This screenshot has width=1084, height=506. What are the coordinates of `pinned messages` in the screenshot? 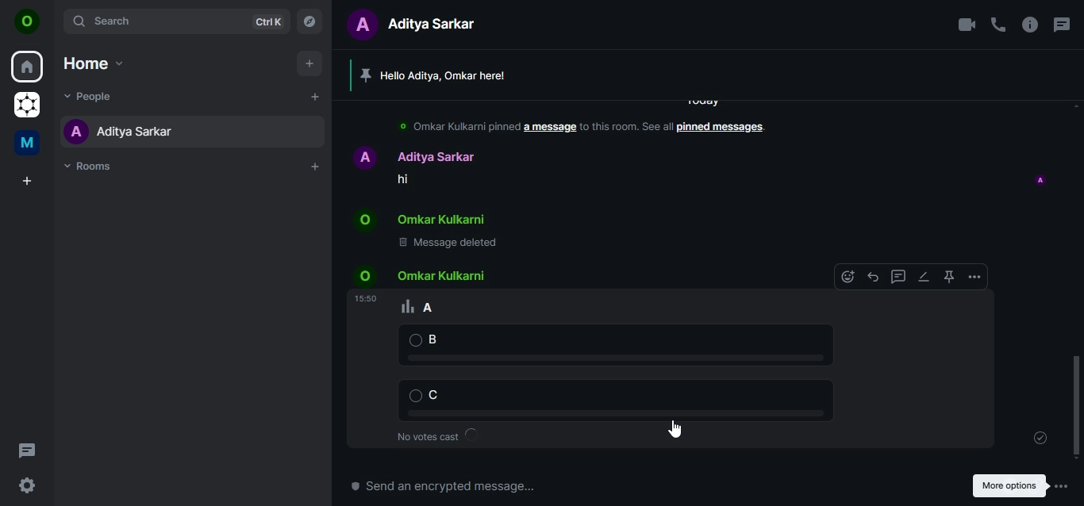 It's located at (718, 128).